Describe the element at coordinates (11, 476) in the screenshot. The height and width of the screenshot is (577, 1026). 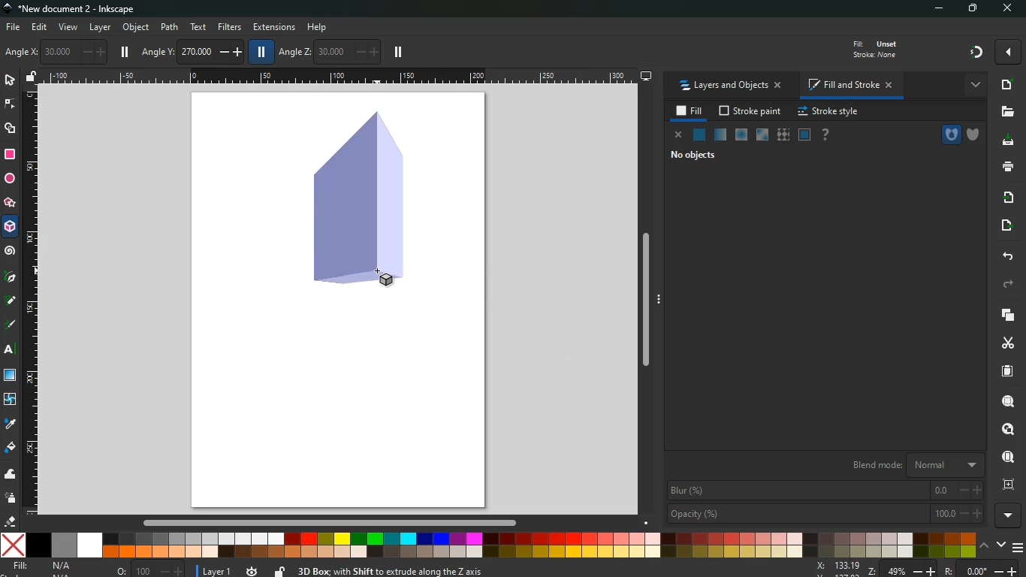
I see `wave` at that location.